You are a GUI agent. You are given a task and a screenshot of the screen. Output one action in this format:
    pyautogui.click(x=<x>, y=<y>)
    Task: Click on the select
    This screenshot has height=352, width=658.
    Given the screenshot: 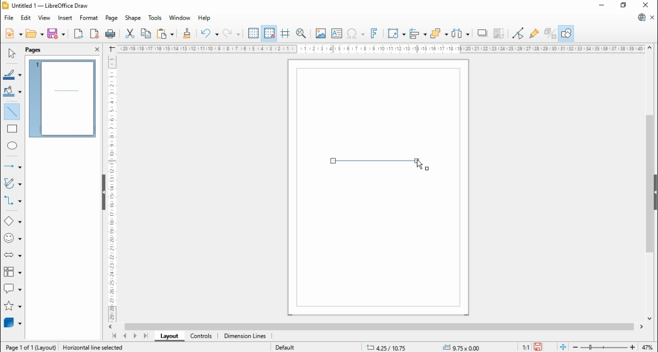 What is the action you would take?
    pyautogui.click(x=11, y=54)
    